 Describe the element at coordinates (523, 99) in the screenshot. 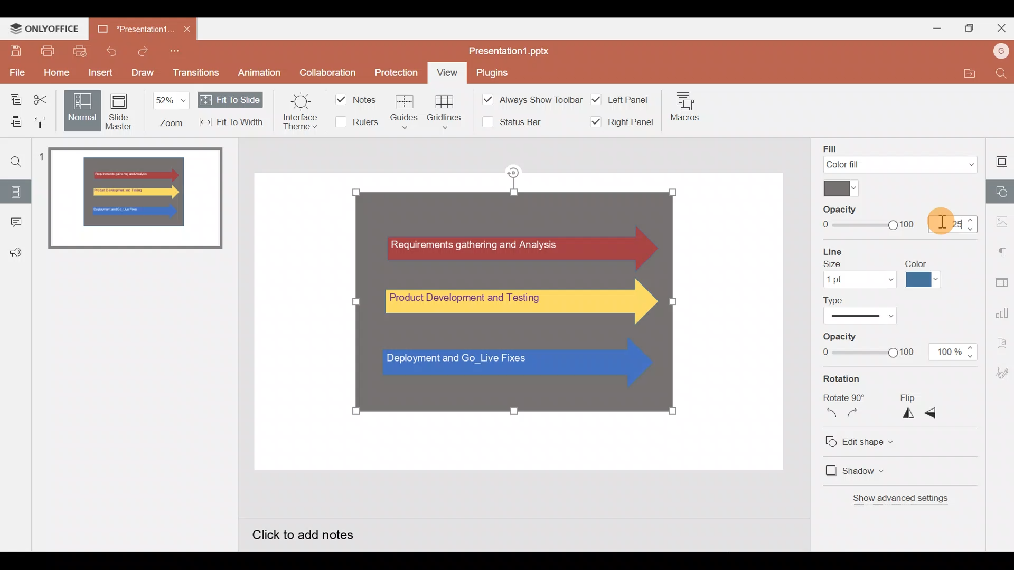

I see `Always show toolbar` at that location.